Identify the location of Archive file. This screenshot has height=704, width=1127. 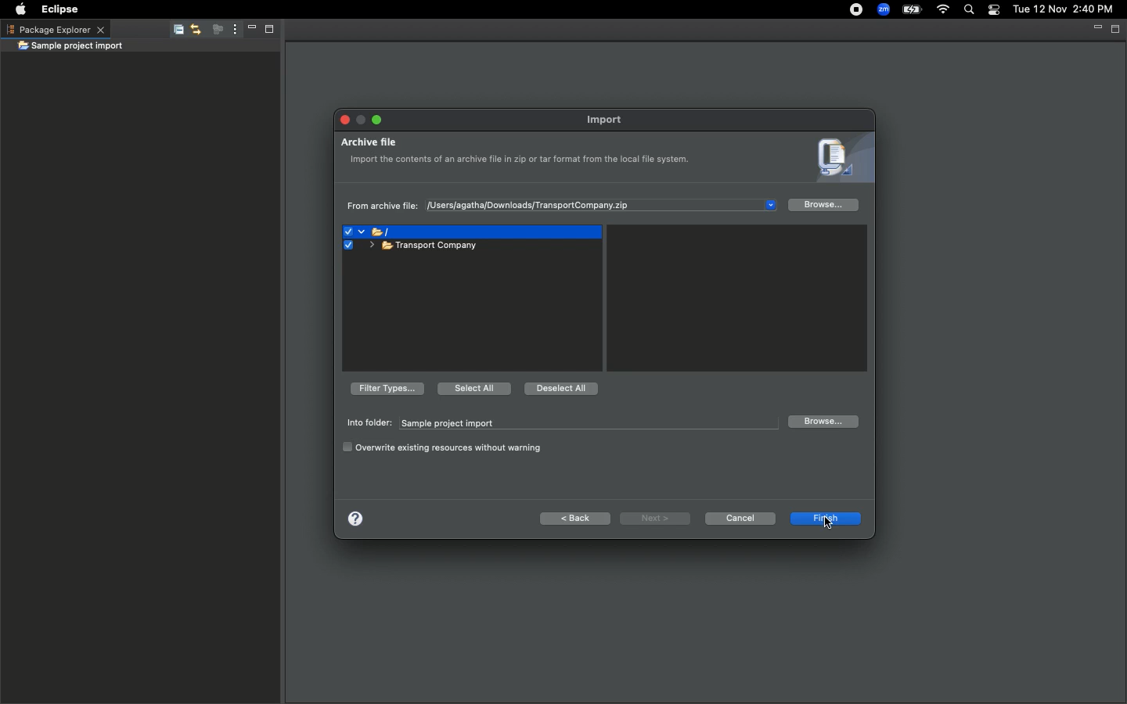
(409, 248).